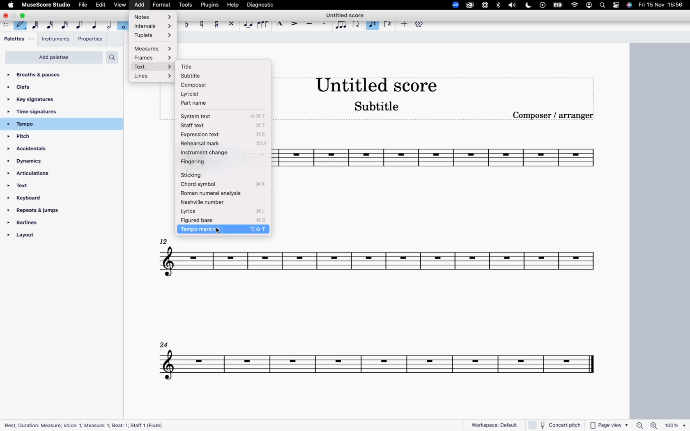 The width and height of the screenshot is (690, 431). I want to click on frames, so click(156, 57).